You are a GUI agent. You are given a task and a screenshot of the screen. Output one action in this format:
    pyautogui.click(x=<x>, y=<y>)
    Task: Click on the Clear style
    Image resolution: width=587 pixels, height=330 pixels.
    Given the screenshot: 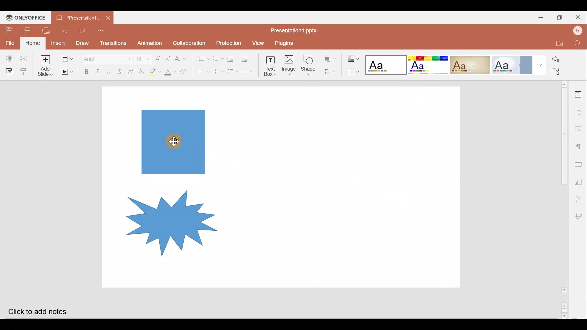 What is the action you would take?
    pyautogui.click(x=184, y=71)
    